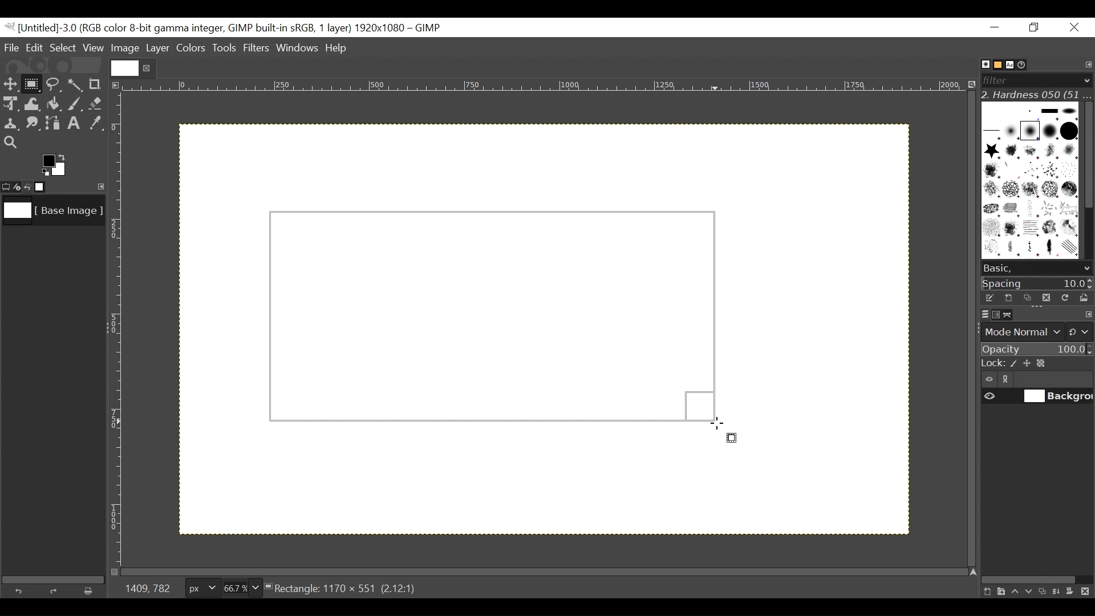 Image resolution: width=1095 pixels, height=616 pixels. I want to click on Opacity, so click(1036, 350).